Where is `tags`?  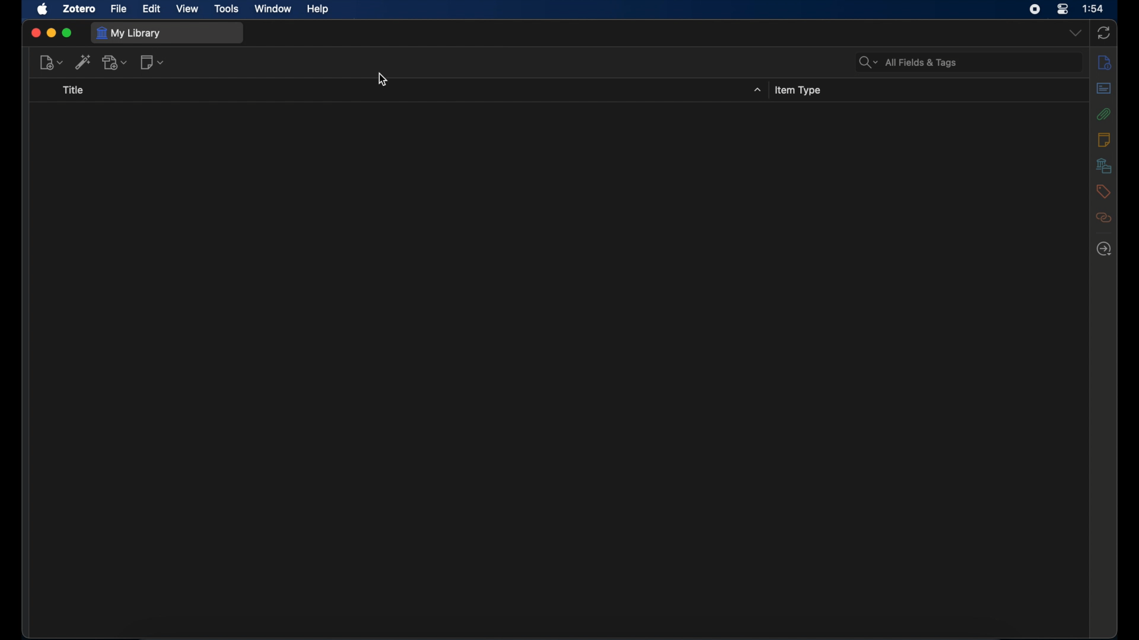 tags is located at coordinates (1103, 192).